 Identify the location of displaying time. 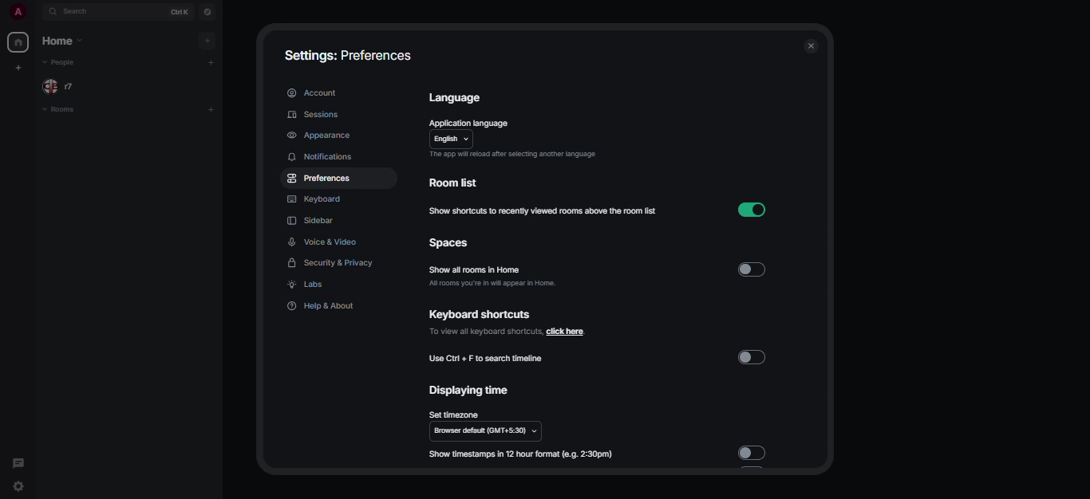
(473, 390).